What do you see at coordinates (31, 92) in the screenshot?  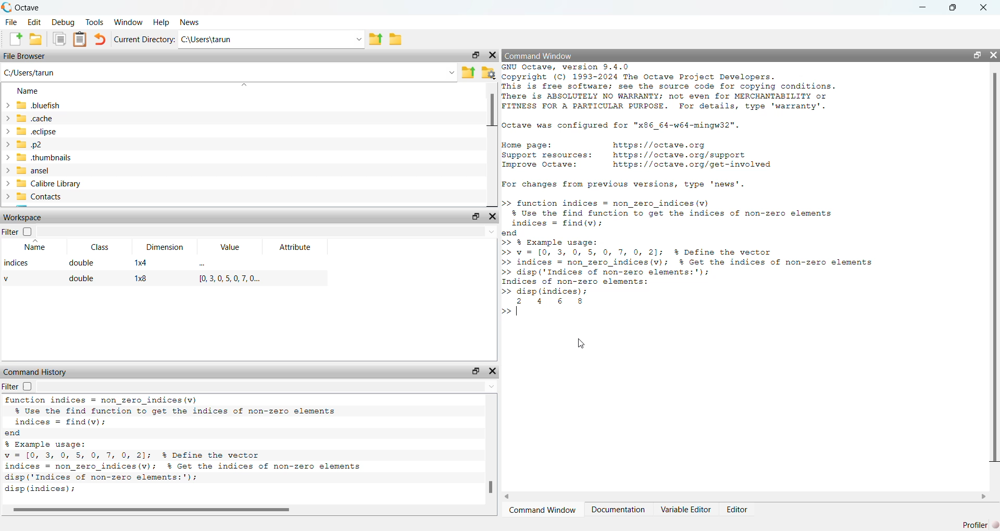 I see `Name` at bounding box center [31, 92].